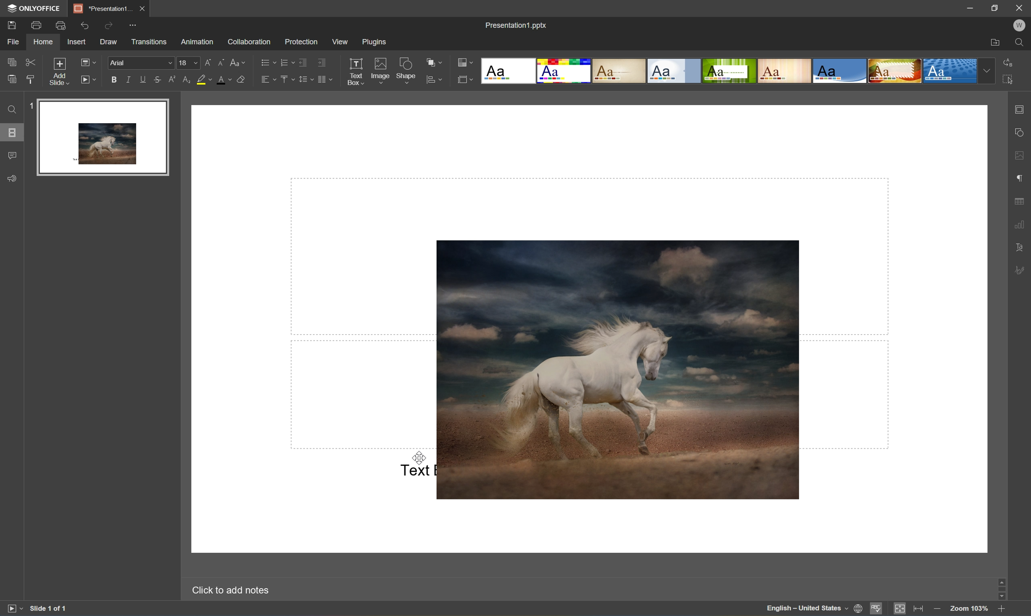 The image size is (1031, 616). Describe the element at coordinates (517, 25) in the screenshot. I see `Presentation1.pptx` at that location.